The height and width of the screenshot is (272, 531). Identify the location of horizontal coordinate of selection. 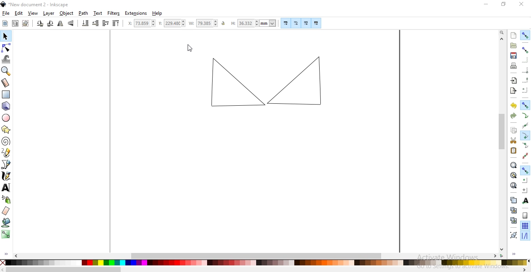
(142, 23).